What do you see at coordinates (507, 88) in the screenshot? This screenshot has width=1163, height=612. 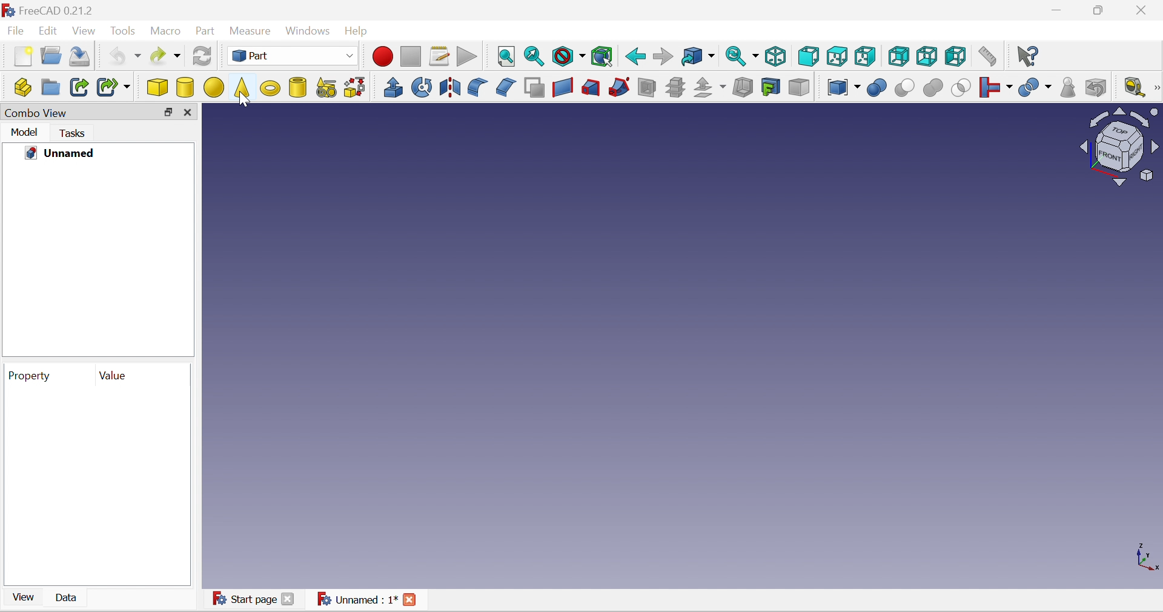 I see `Chamfer` at bounding box center [507, 88].